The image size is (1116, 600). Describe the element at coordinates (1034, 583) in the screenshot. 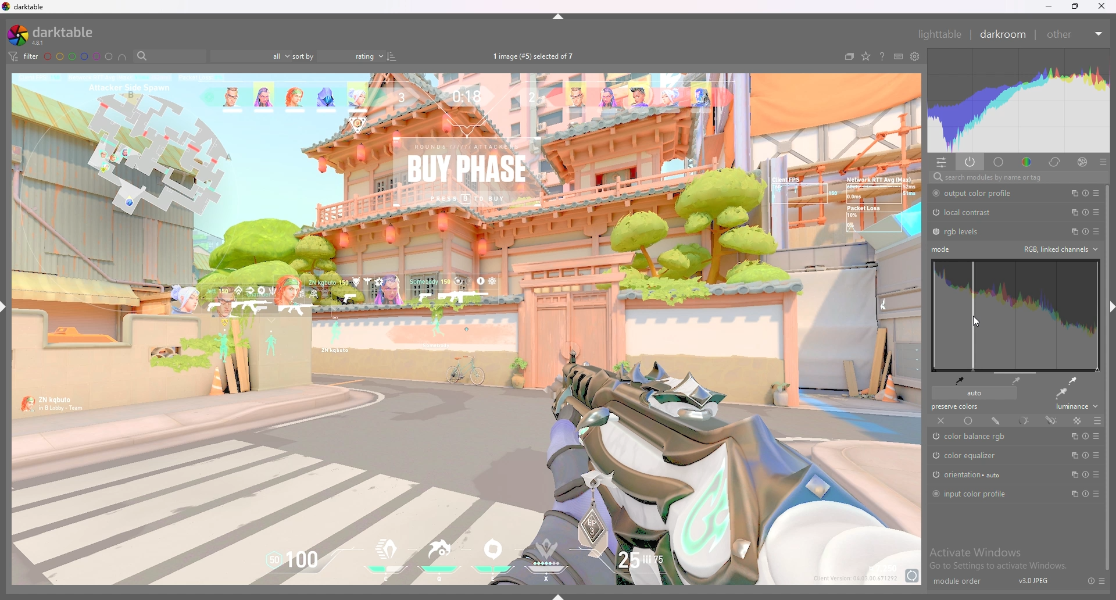

I see `version` at that location.